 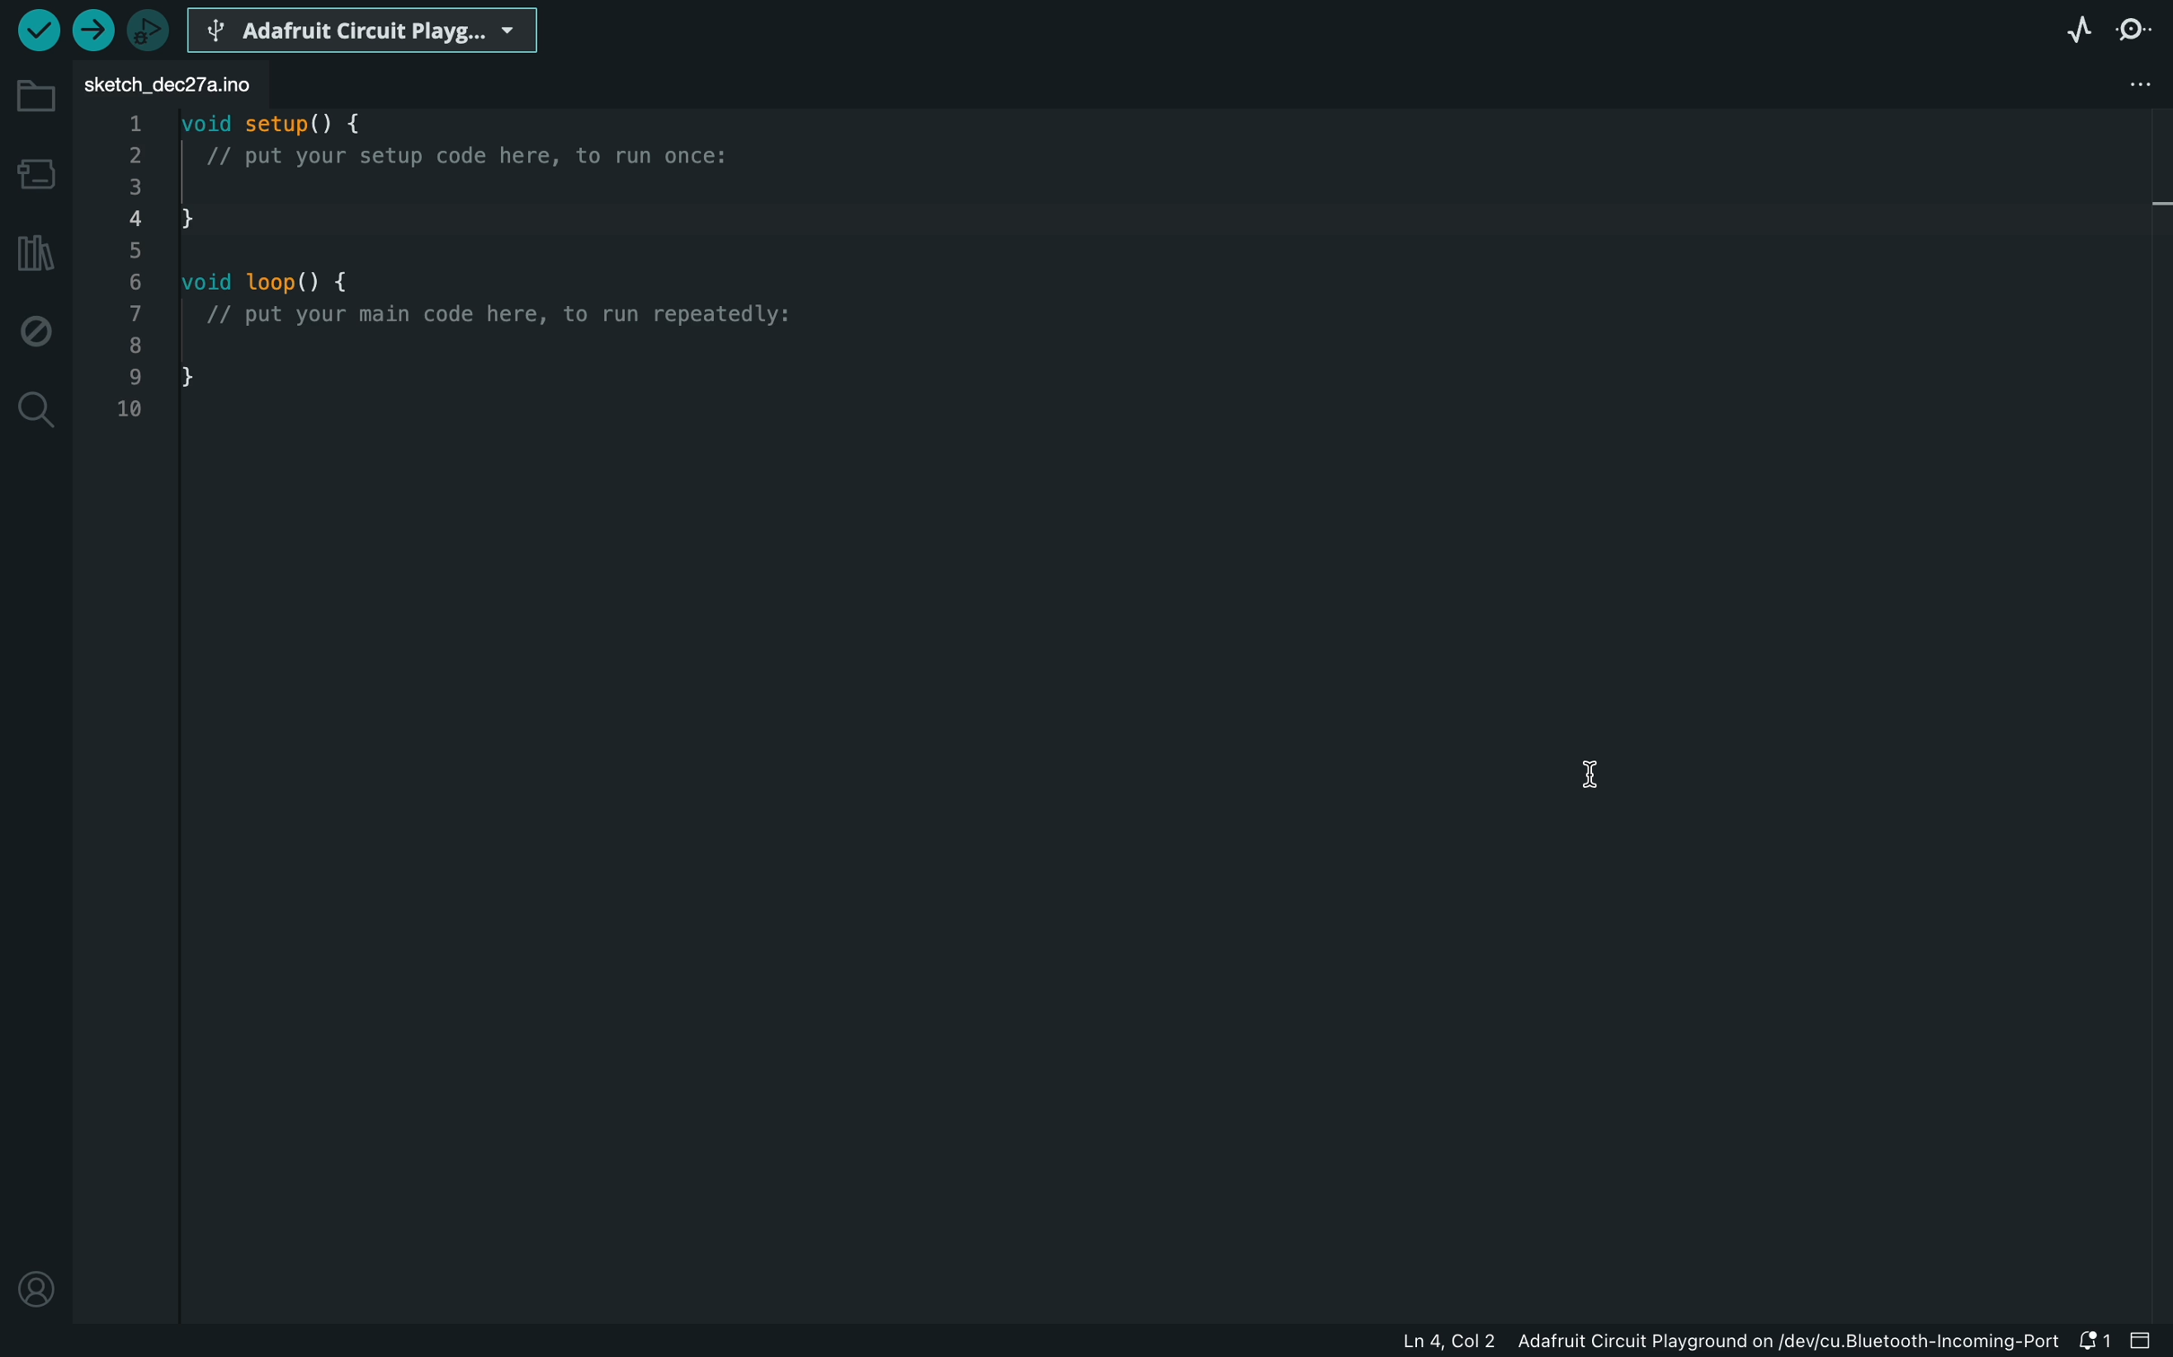 What do you see at coordinates (365, 29) in the screenshot?
I see `BOARD SELECTER` at bounding box center [365, 29].